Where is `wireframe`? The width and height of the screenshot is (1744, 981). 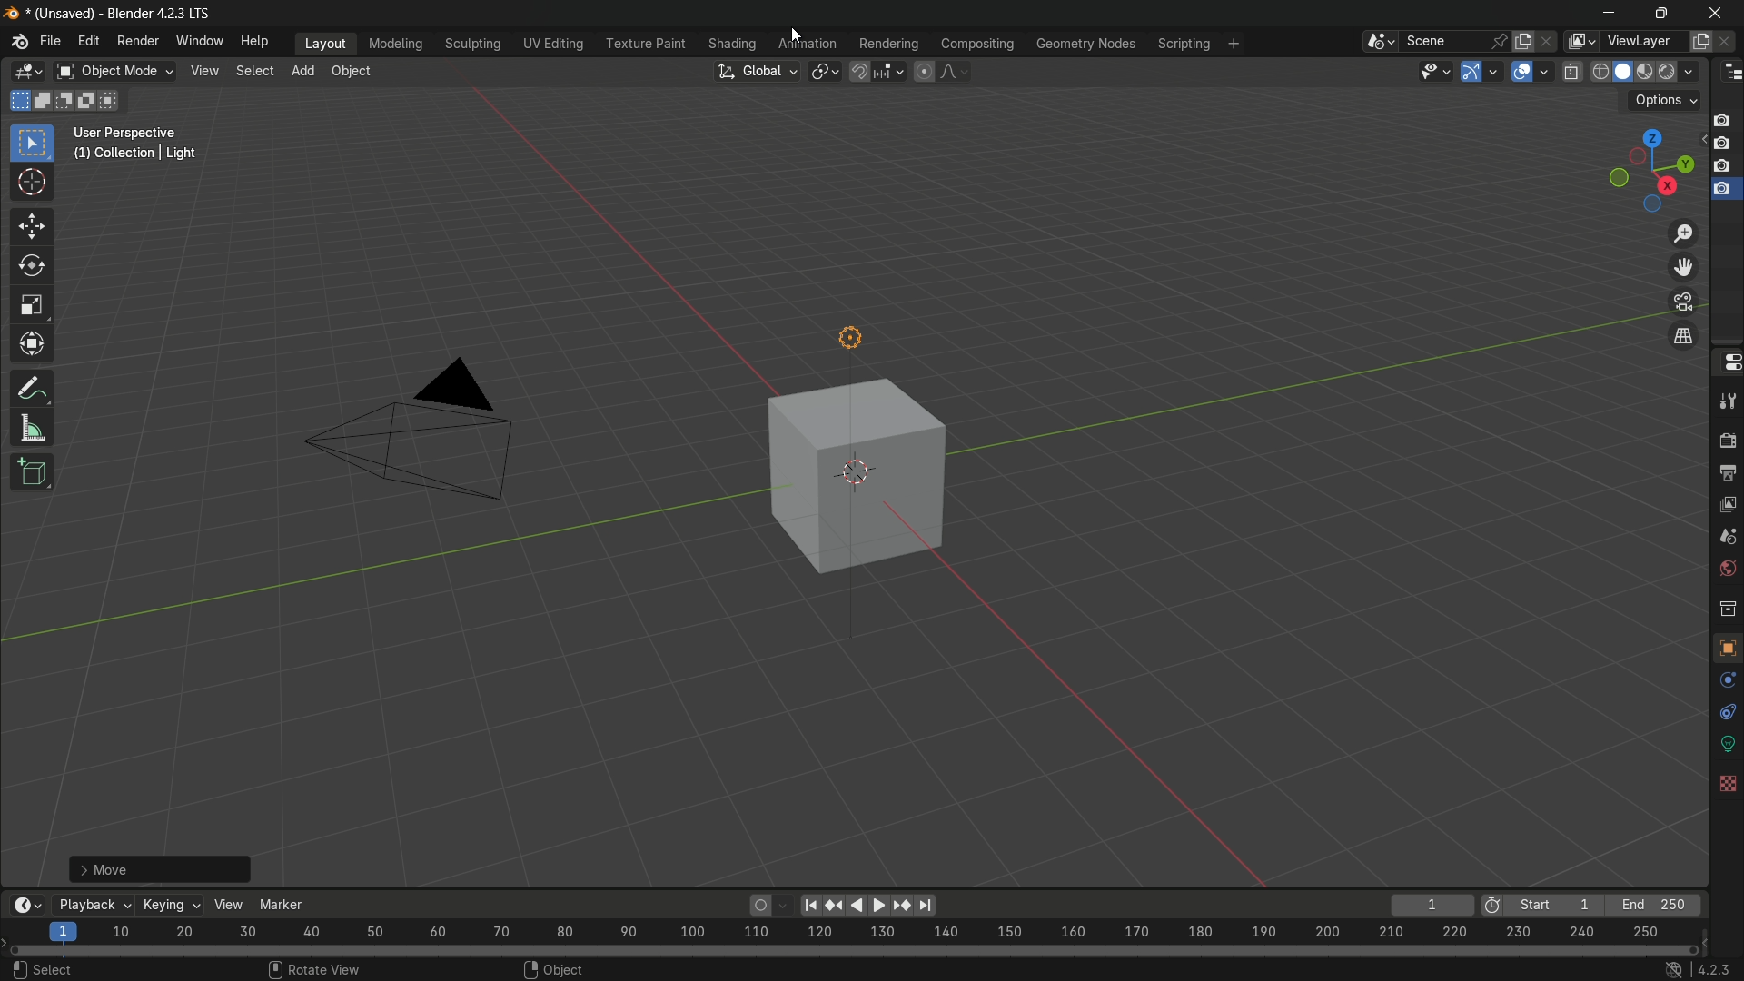
wireframe is located at coordinates (1599, 74).